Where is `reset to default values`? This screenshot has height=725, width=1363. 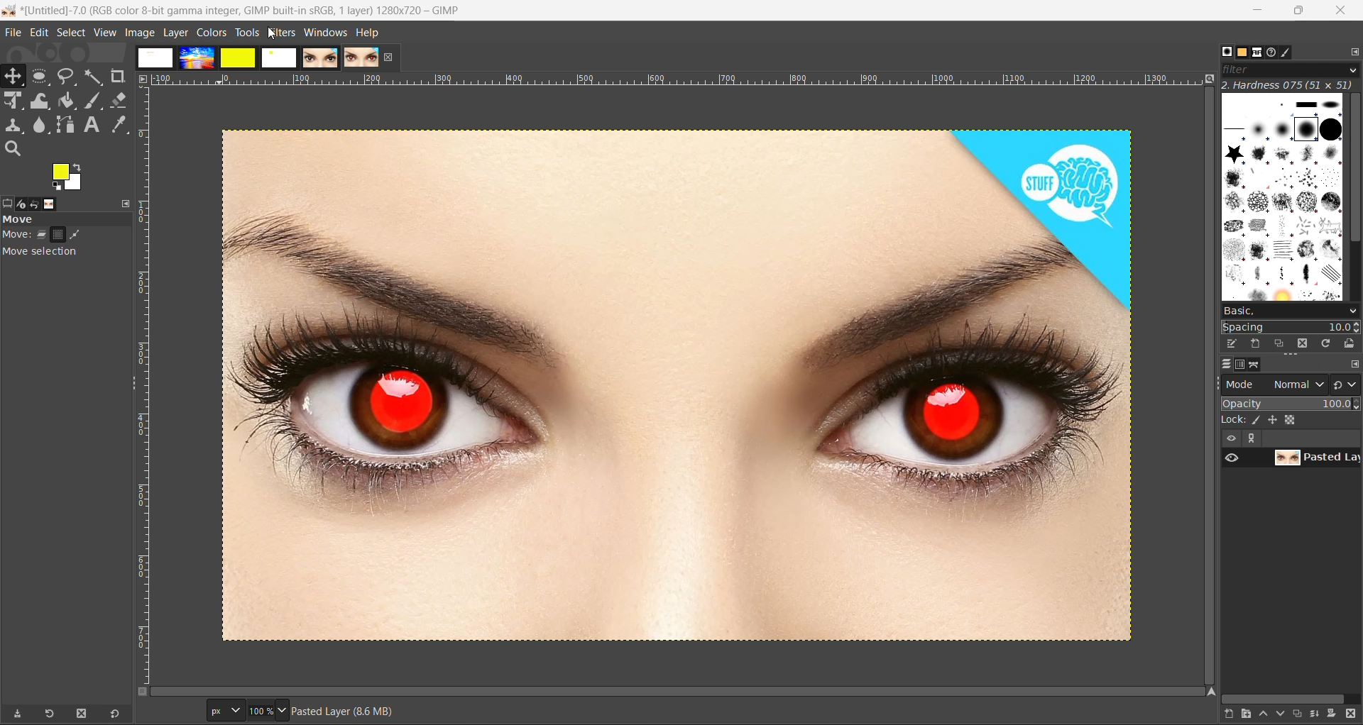
reset to default values is located at coordinates (118, 714).